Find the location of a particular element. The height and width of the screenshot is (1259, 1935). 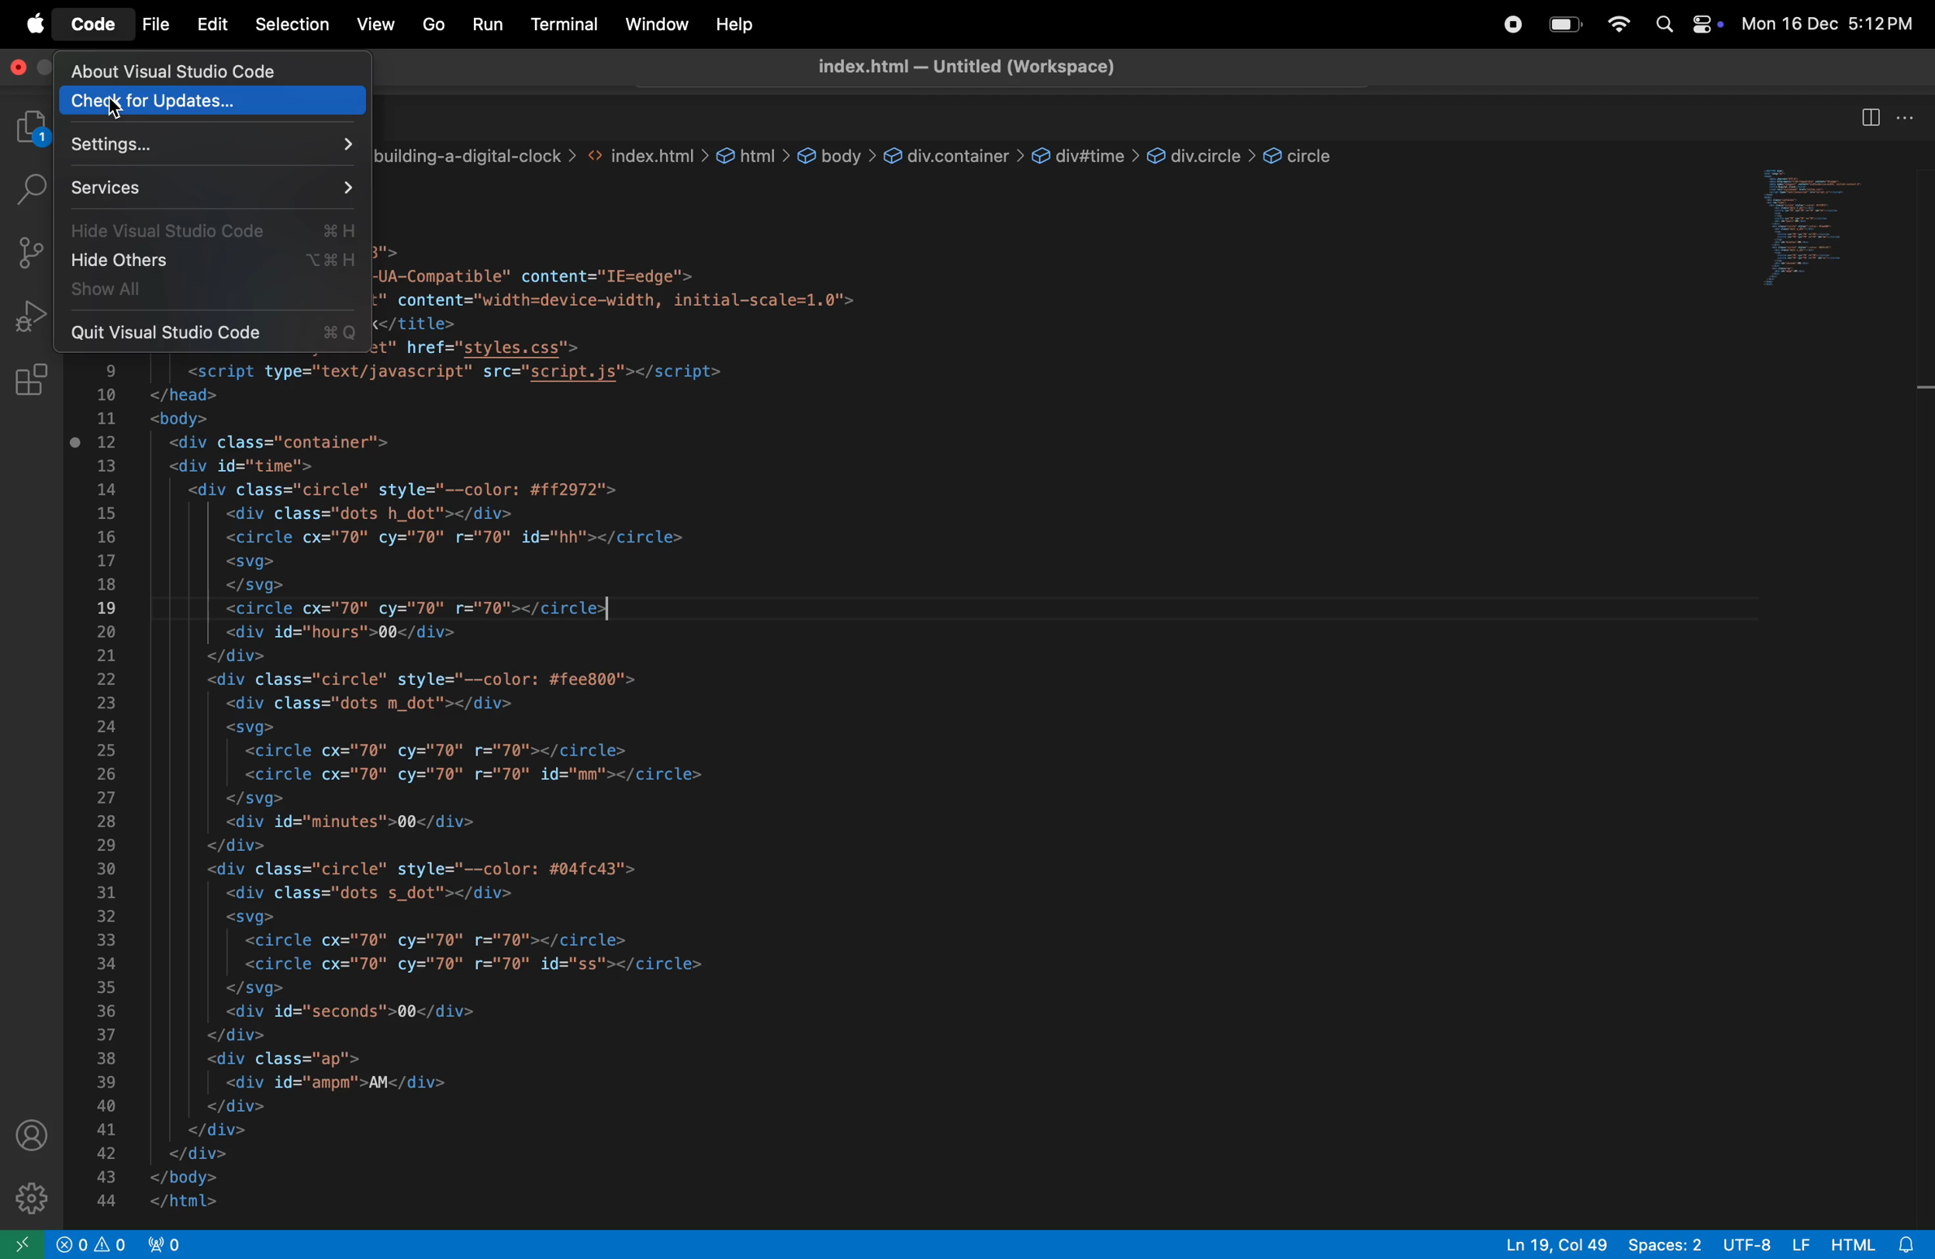

path of project folders is located at coordinates (869, 156).